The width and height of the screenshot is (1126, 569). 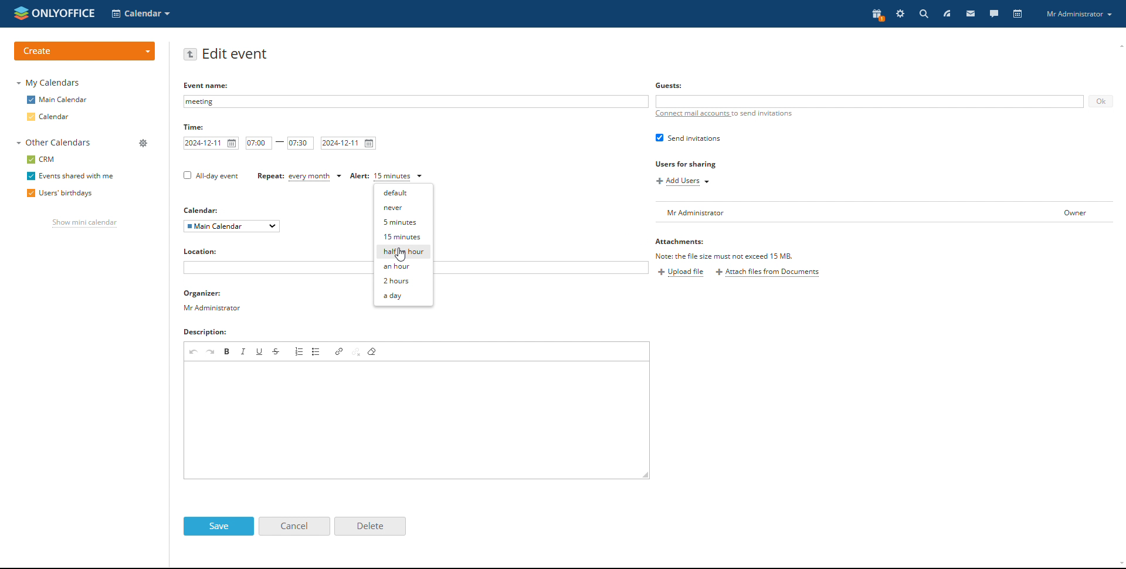 I want to click on 15 minutes, so click(x=404, y=237).